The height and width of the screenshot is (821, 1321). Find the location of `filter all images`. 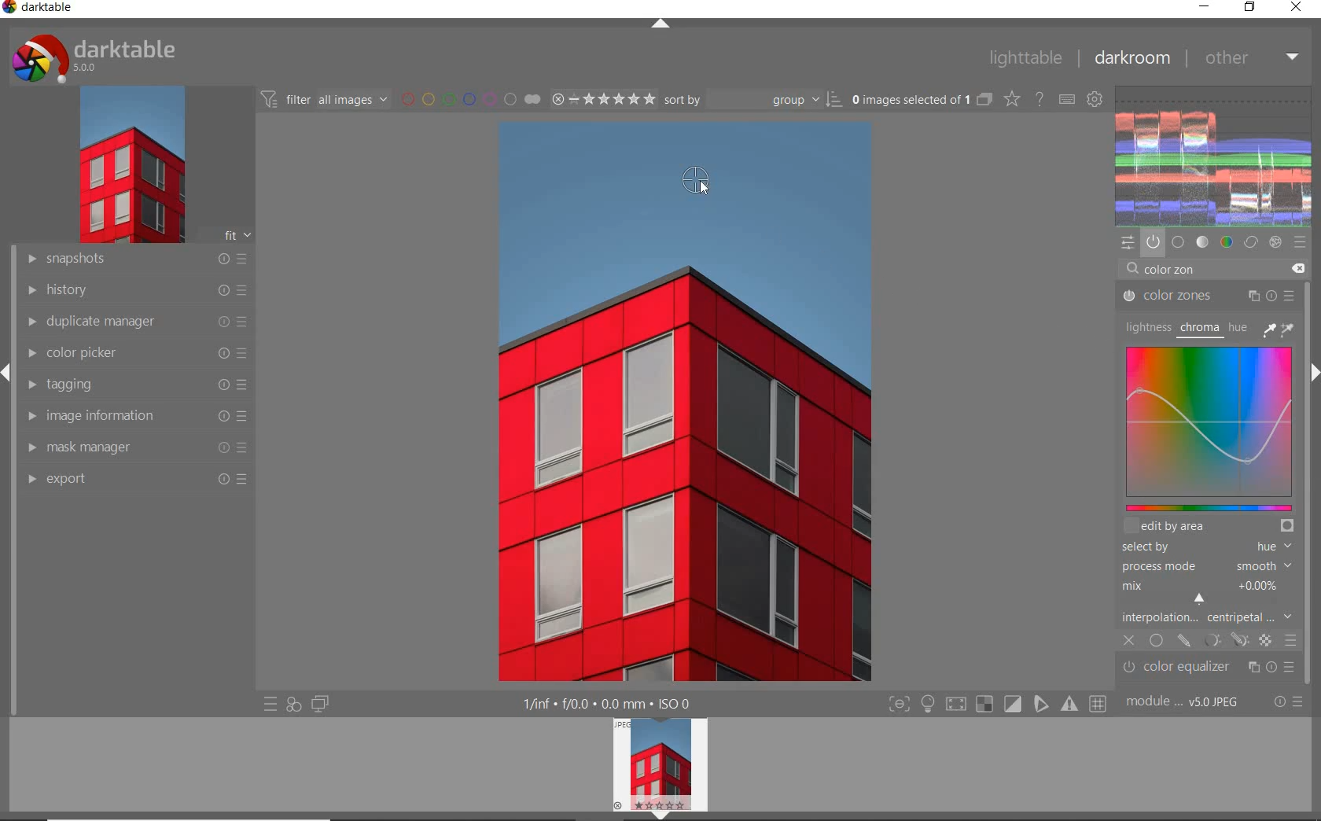

filter all images is located at coordinates (326, 99).